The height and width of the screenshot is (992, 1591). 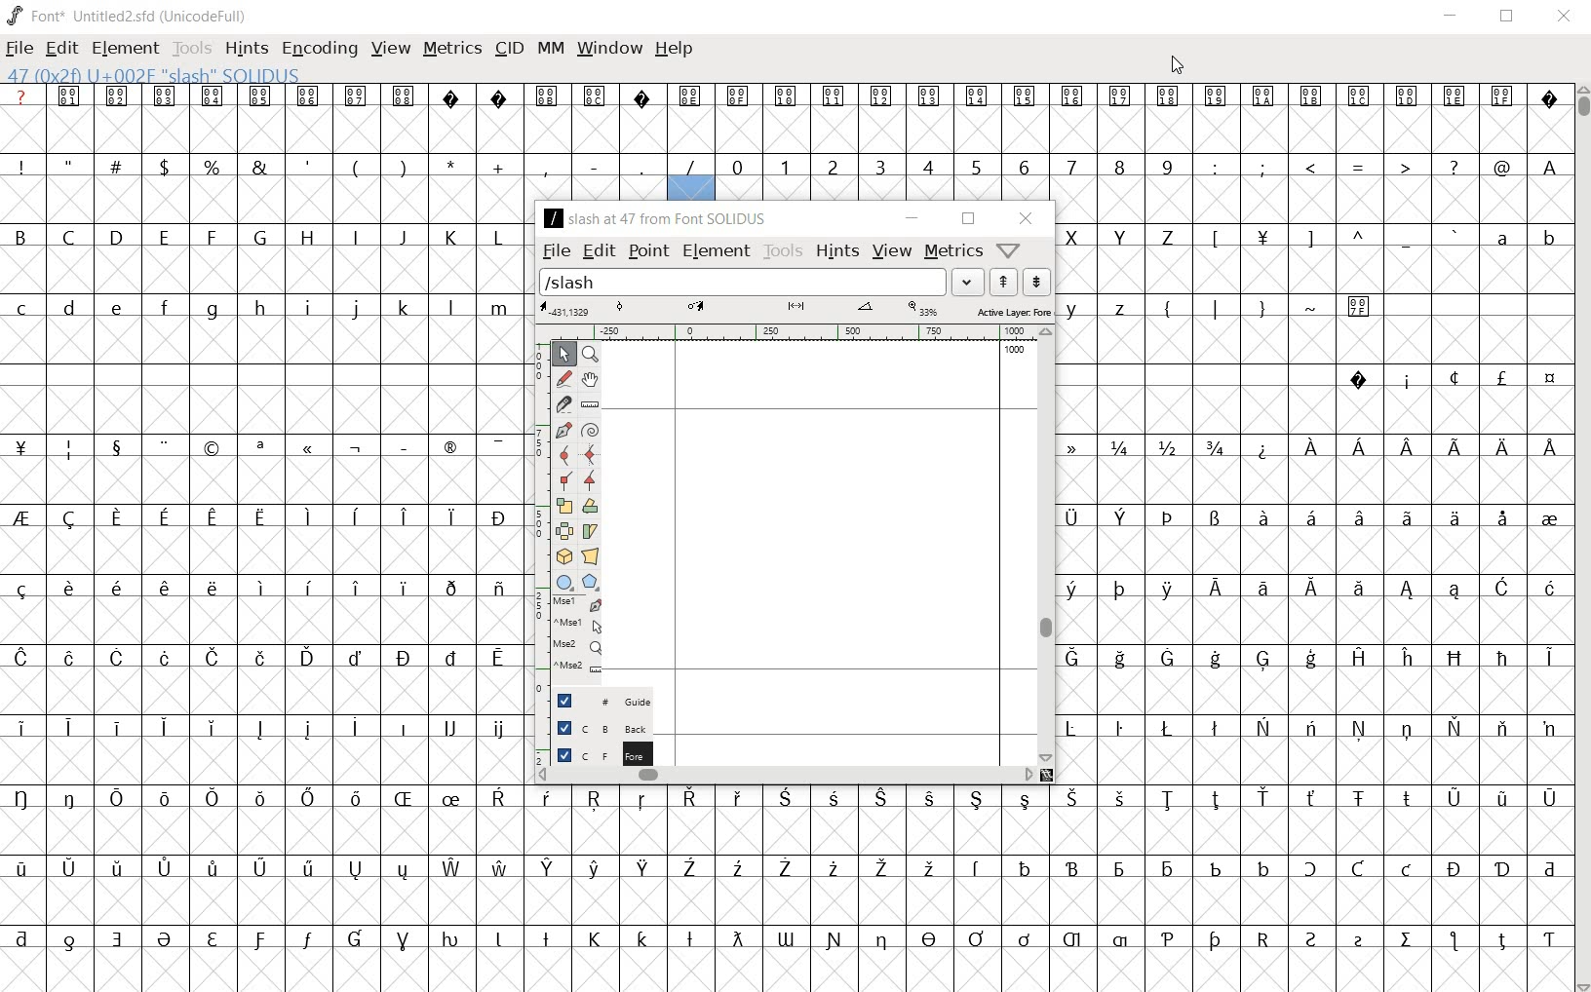 What do you see at coordinates (509, 49) in the screenshot?
I see `CID` at bounding box center [509, 49].